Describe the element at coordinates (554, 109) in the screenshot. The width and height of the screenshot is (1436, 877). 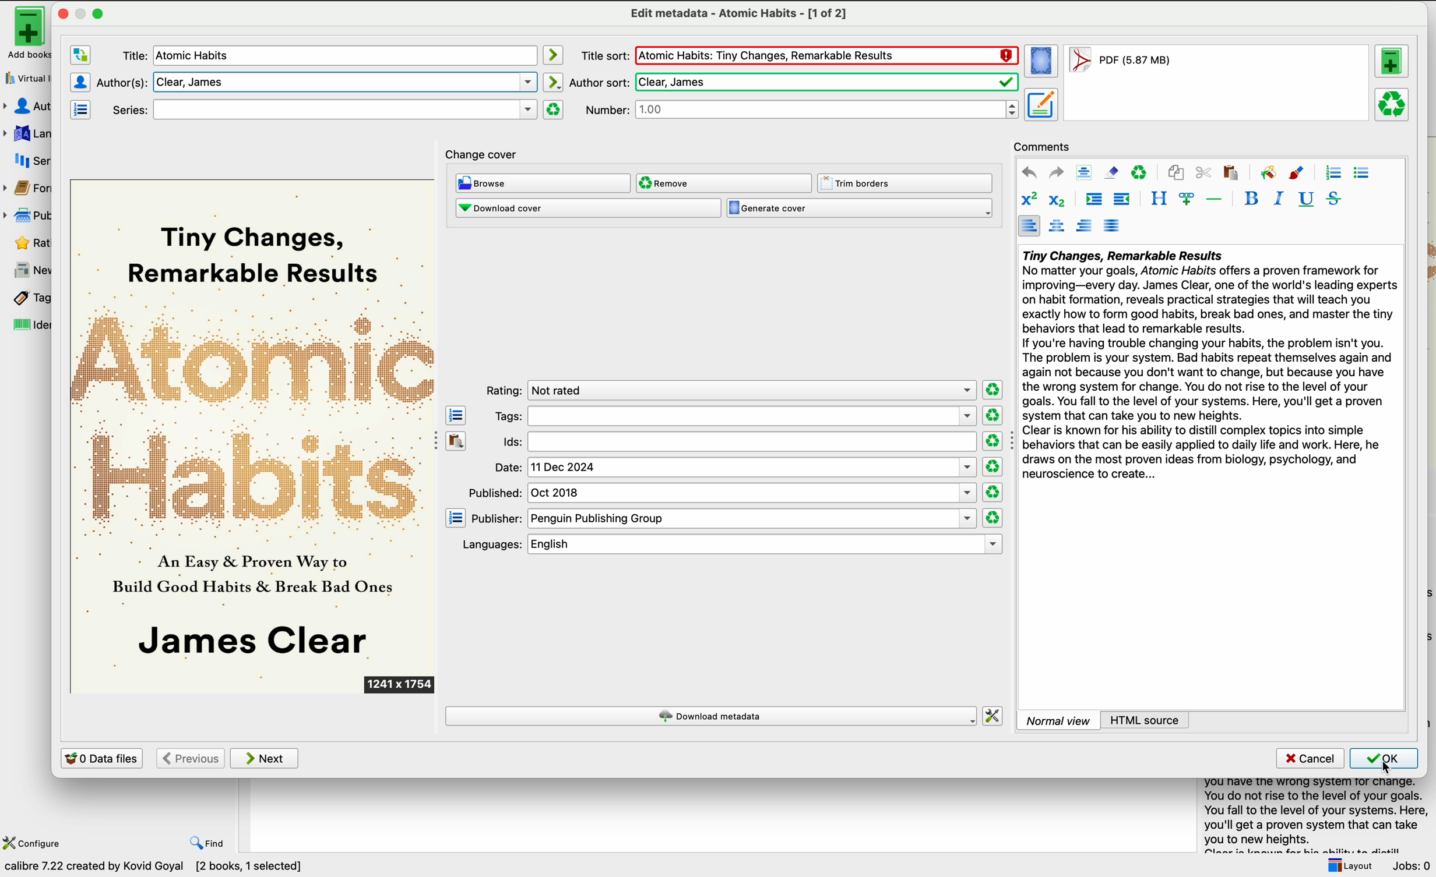
I see `clear series` at that location.